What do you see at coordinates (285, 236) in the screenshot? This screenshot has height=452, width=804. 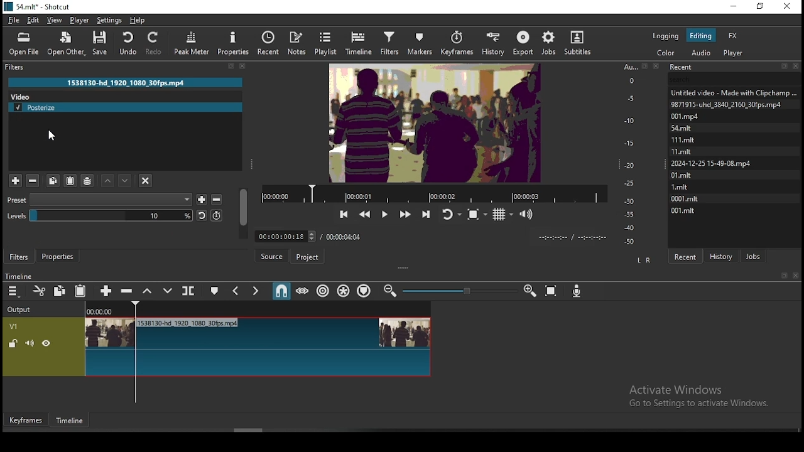 I see `elapsed time` at bounding box center [285, 236].